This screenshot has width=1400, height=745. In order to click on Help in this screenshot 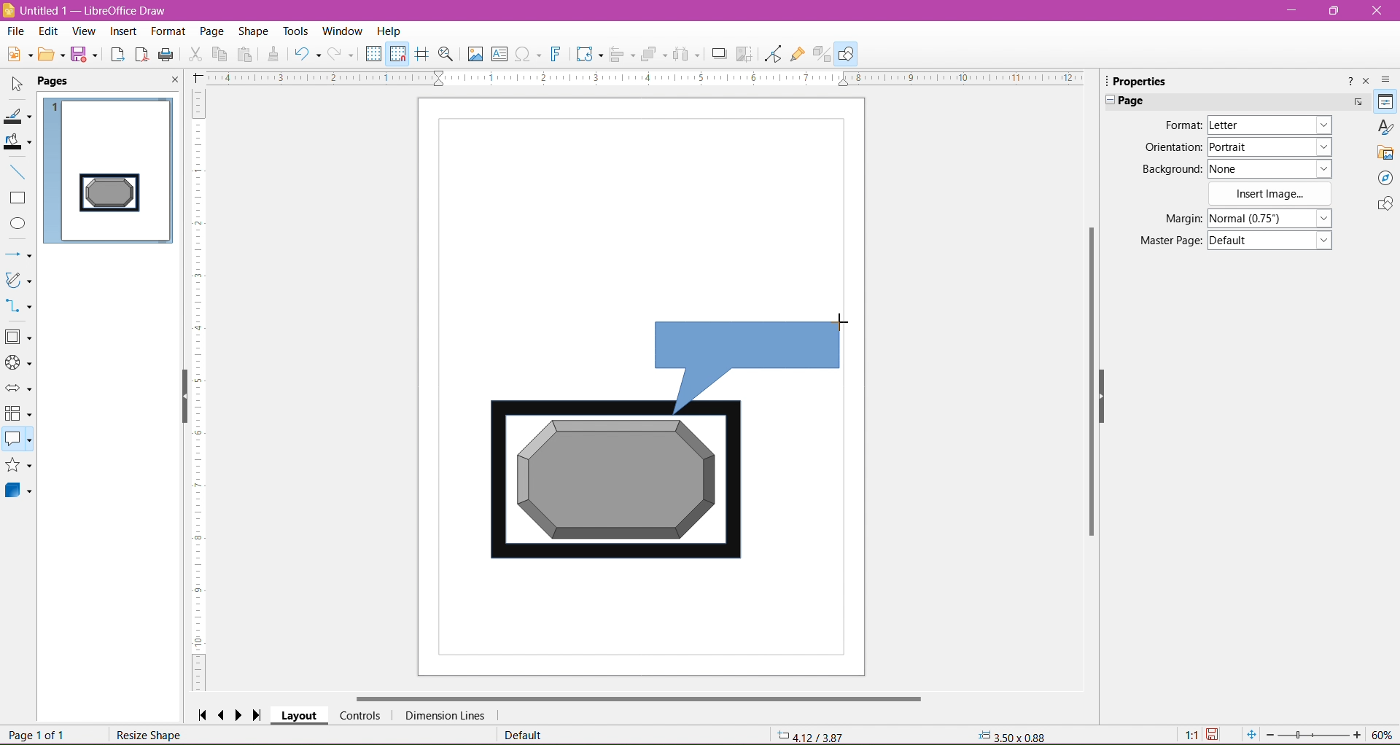, I will do `click(389, 31)`.